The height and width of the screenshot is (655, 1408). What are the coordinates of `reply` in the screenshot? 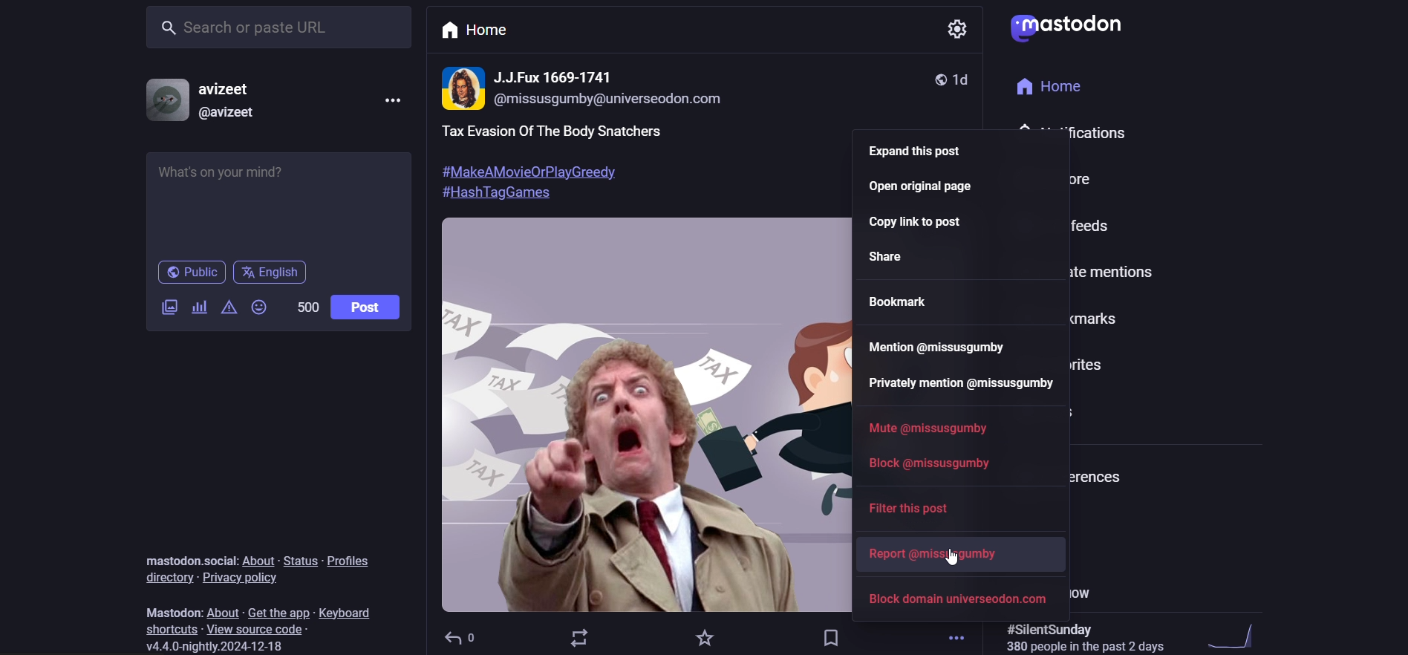 It's located at (460, 634).